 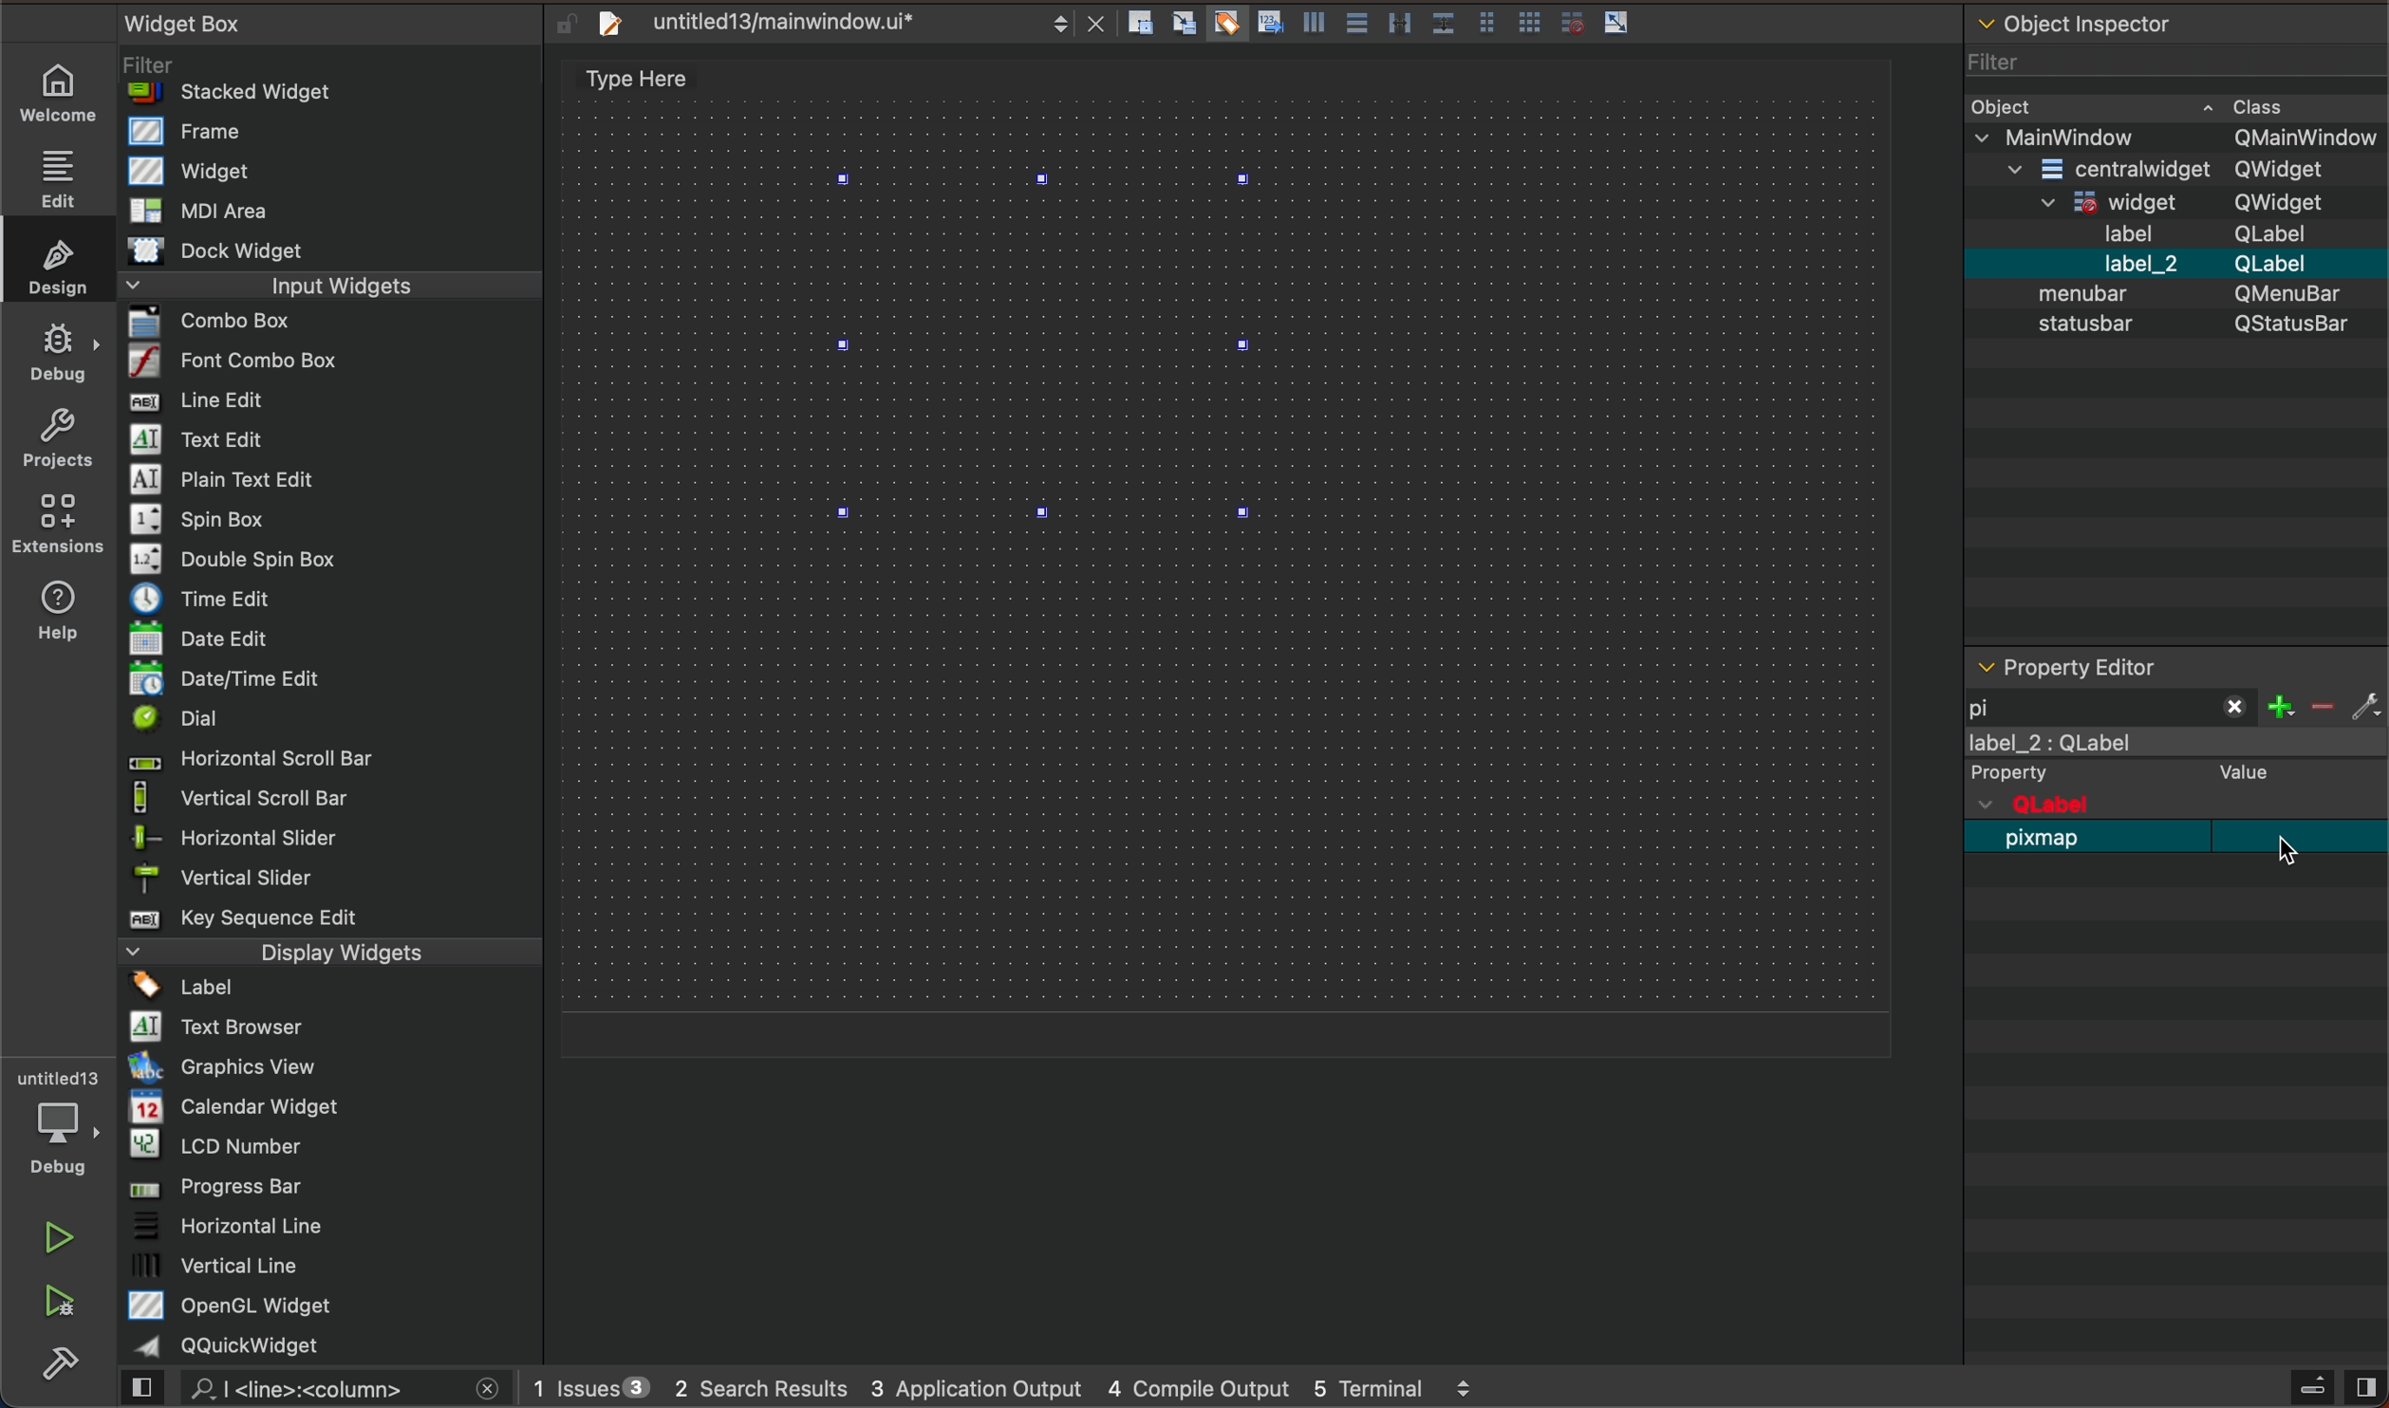 What do you see at coordinates (1050, 346) in the screenshot?
I see `label widget` at bounding box center [1050, 346].